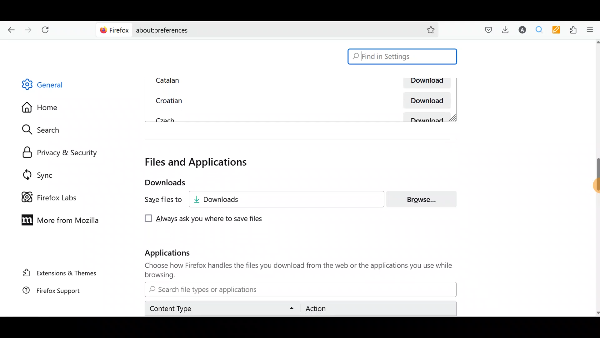  I want to click on Search bar, so click(254, 30).